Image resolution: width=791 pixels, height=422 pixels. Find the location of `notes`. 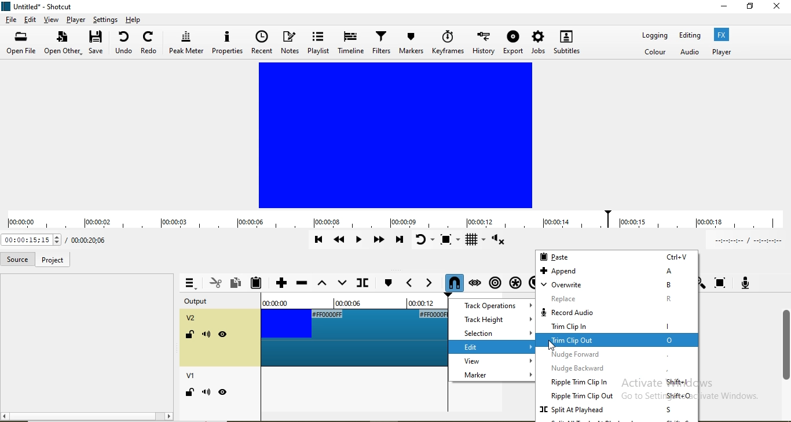

notes is located at coordinates (291, 43).